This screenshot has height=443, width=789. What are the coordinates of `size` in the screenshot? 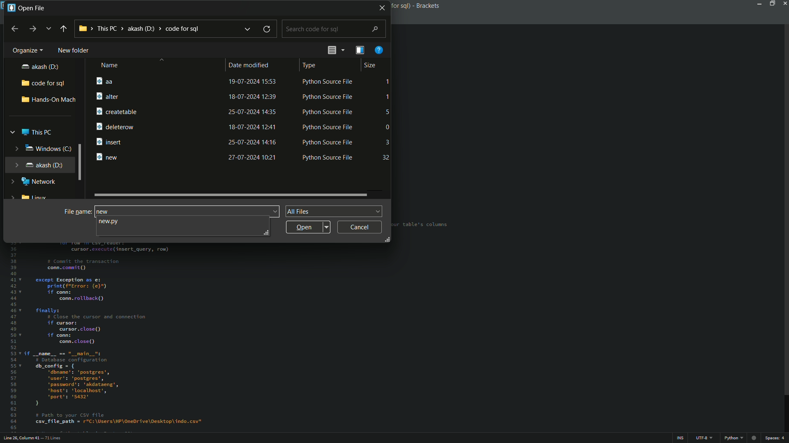 It's located at (369, 66).